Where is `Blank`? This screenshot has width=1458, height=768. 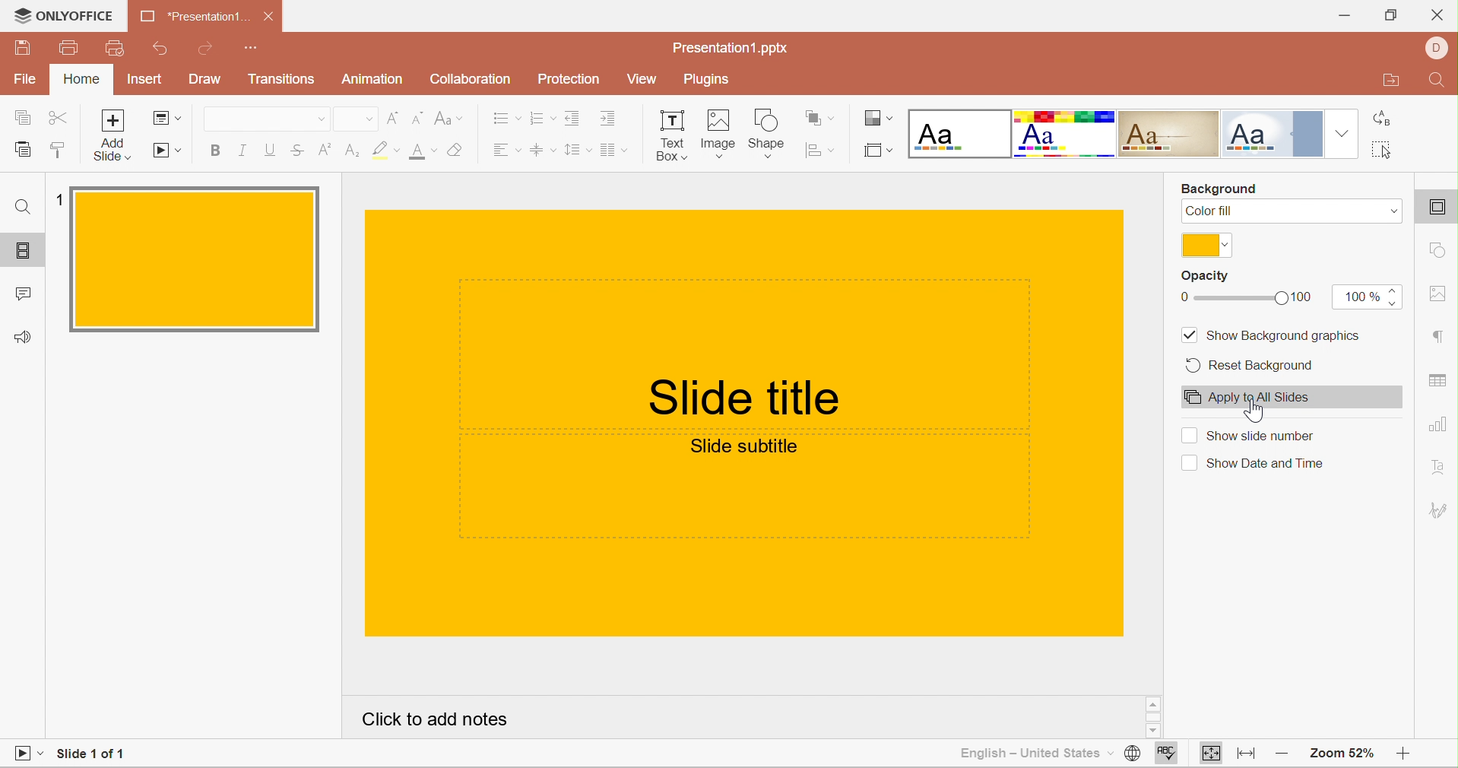 Blank is located at coordinates (959, 133).